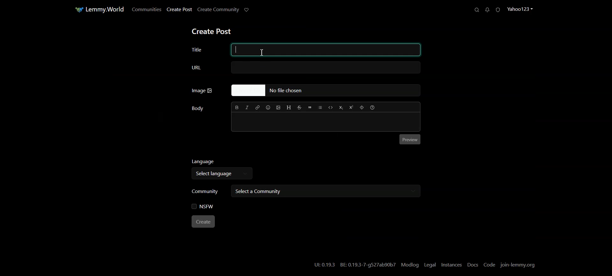  Describe the element at coordinates (205, 190) in the screenshot. I see `Community` at that location.